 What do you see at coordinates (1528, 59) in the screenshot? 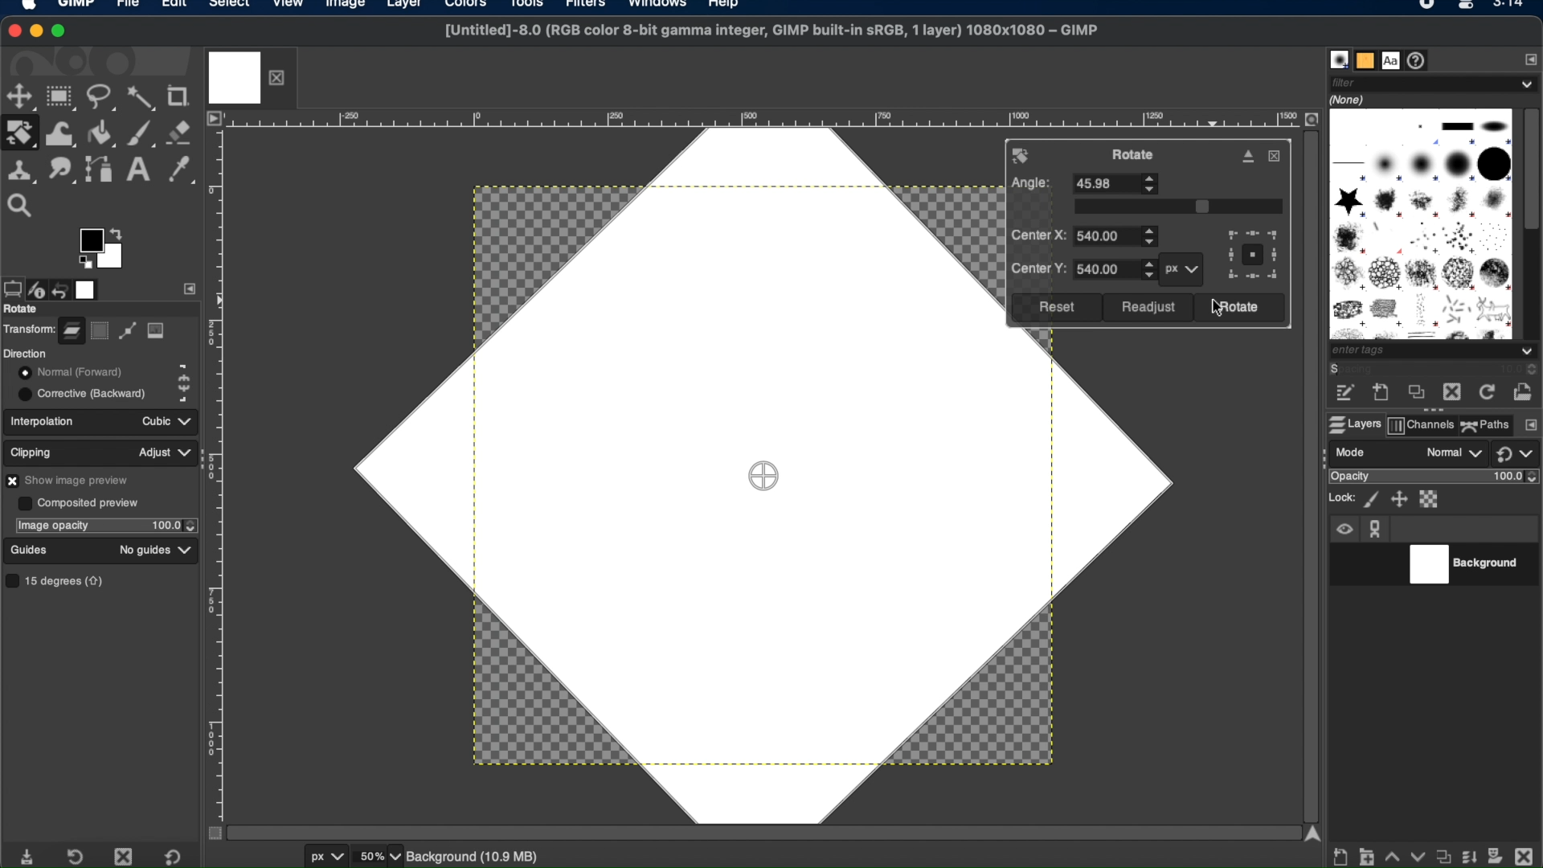
I see `configure this tab` at bounding box center [1528, 59].